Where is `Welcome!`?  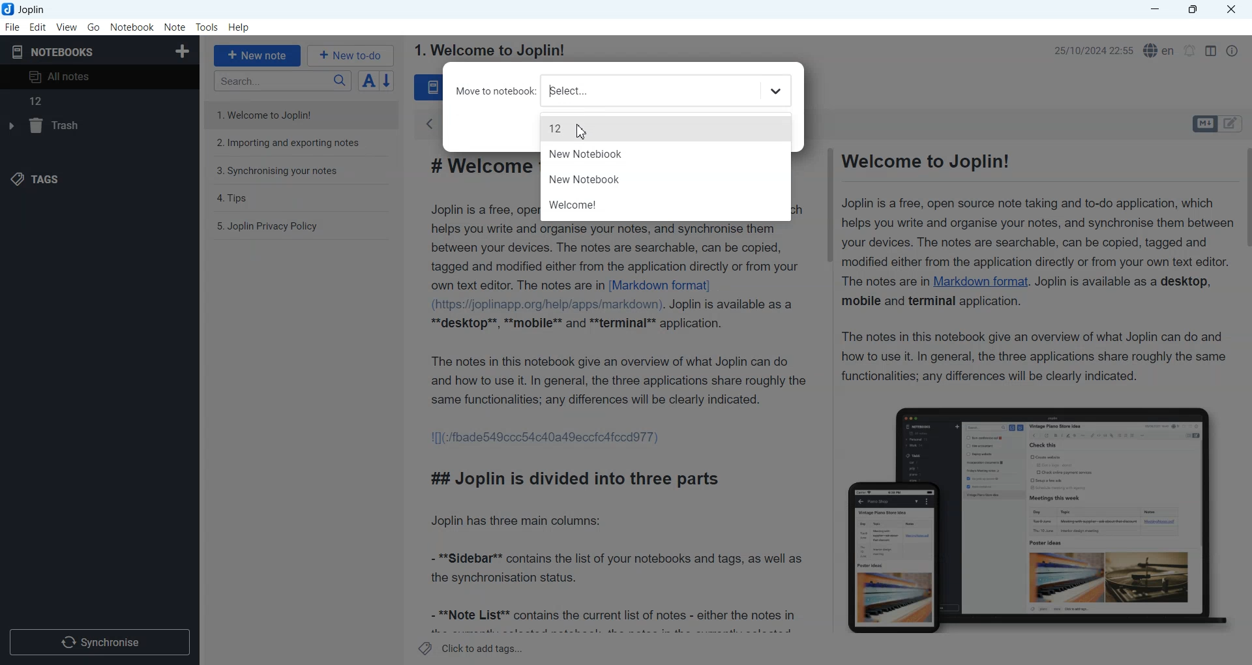
Welcome! is located at coordinates (665, 205).